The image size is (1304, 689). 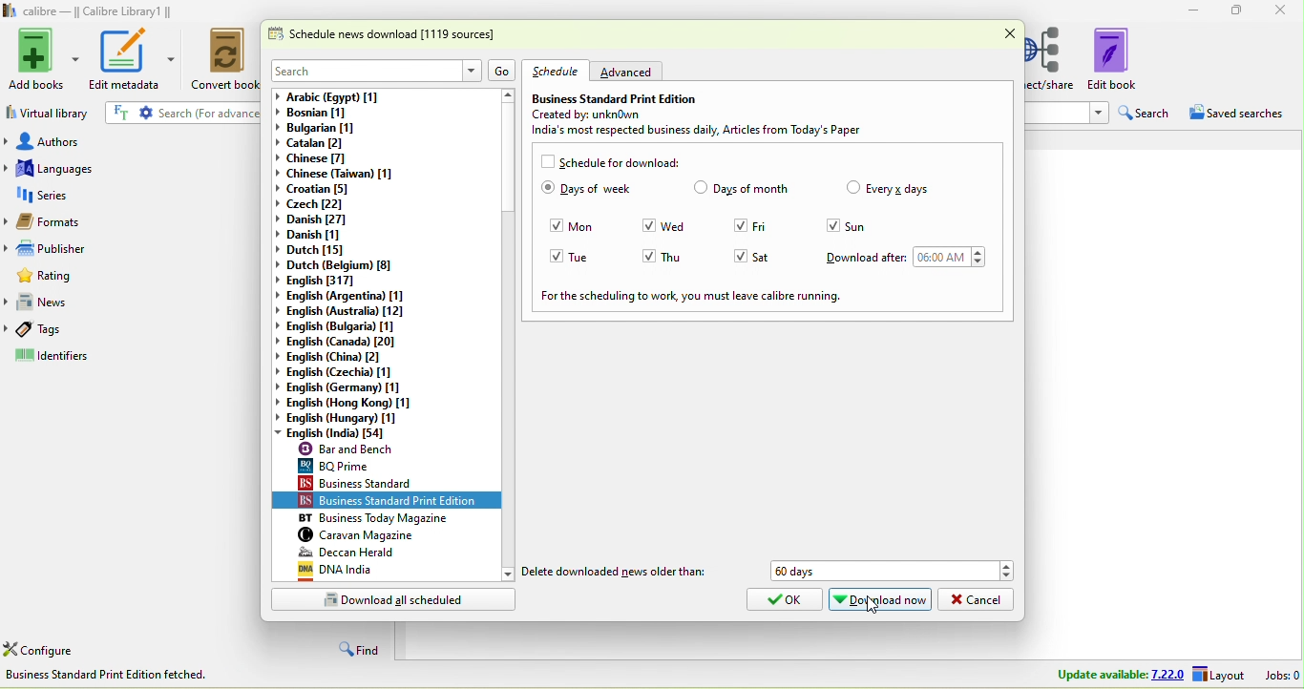 I want to click on edit metadata, so click(x=123, y=59).